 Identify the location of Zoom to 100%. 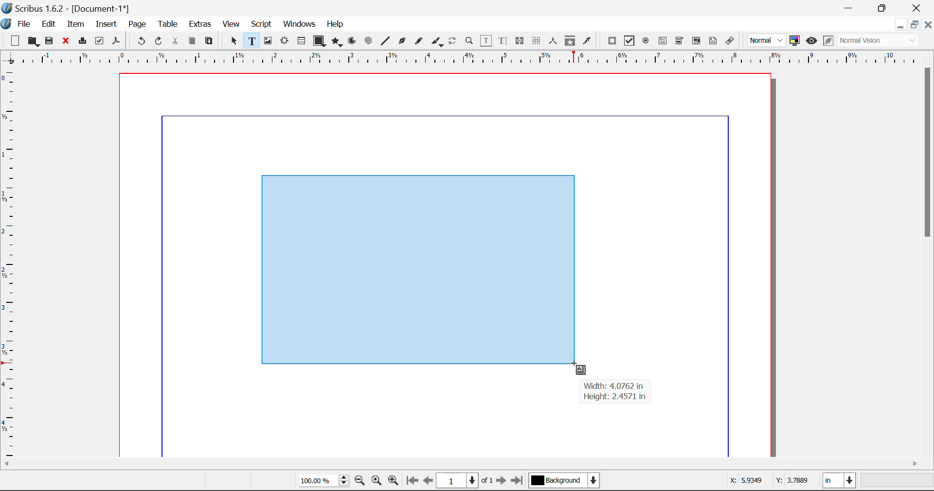
(377, 482).